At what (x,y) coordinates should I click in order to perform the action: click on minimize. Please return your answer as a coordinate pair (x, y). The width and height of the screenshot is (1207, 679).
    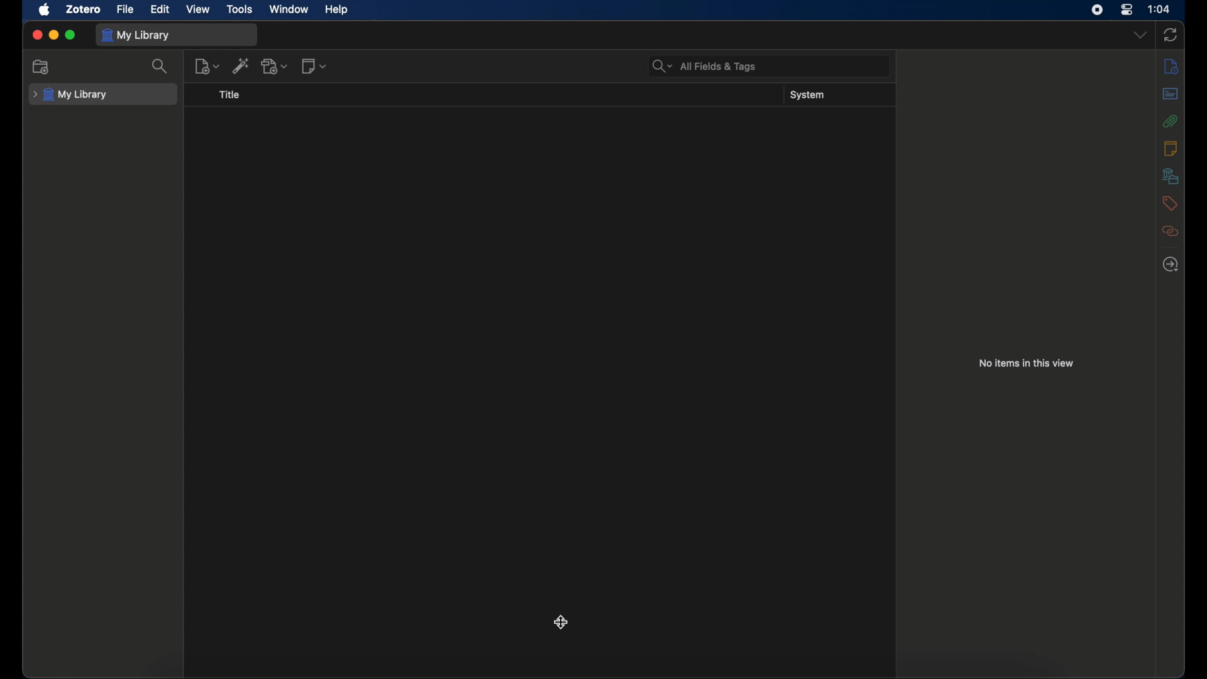
    Looking at the image, I should click on (53, 35).